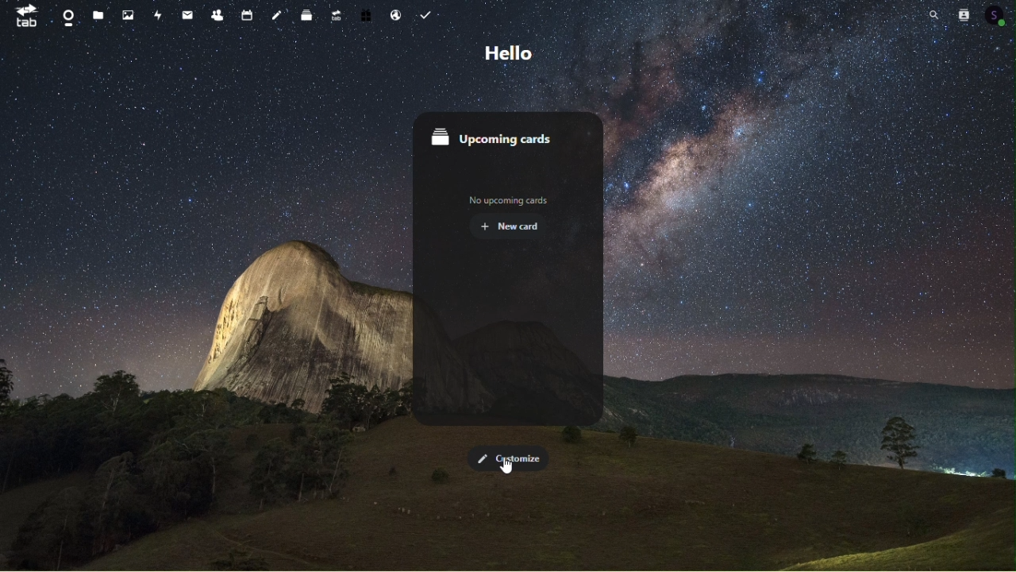 Image resolution: width=1016 pixels, height=572 pixels. Describe the element at coordinates (63, 15) in the screenshot. I see `Dashboard` at that location.